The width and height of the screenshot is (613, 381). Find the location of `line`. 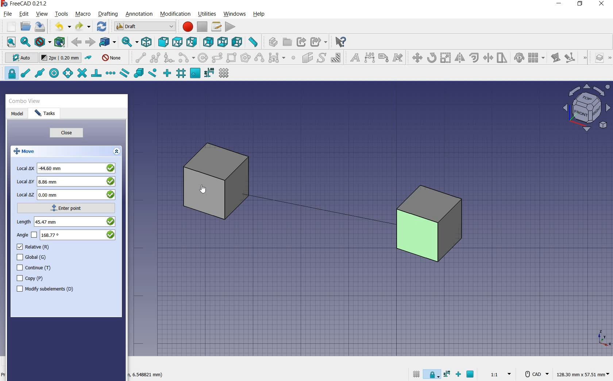

line is located at coordinates (139, 57).